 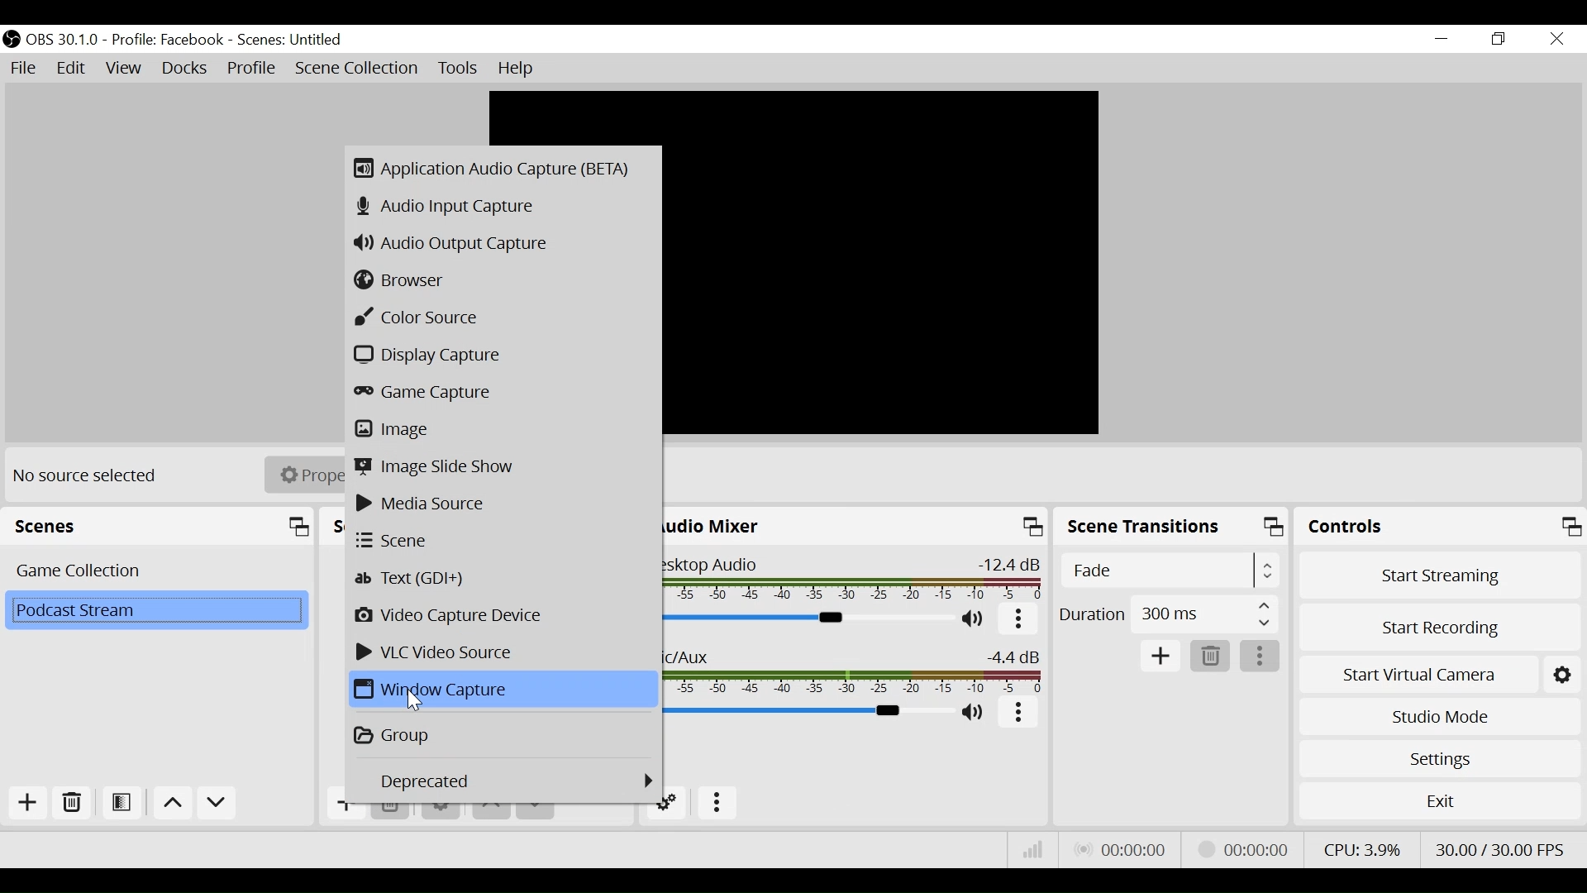 I want to click on Display Capture, so click(x=503, y=356).